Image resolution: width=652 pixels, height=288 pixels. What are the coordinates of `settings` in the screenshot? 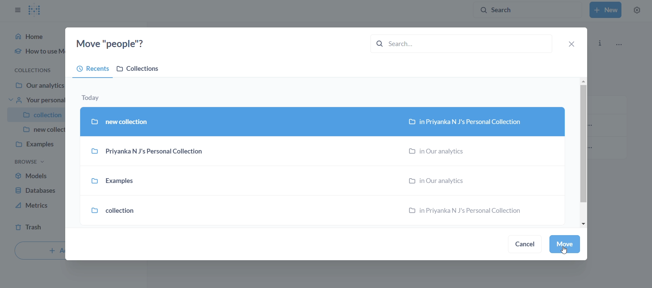 It's located at (639, 8).